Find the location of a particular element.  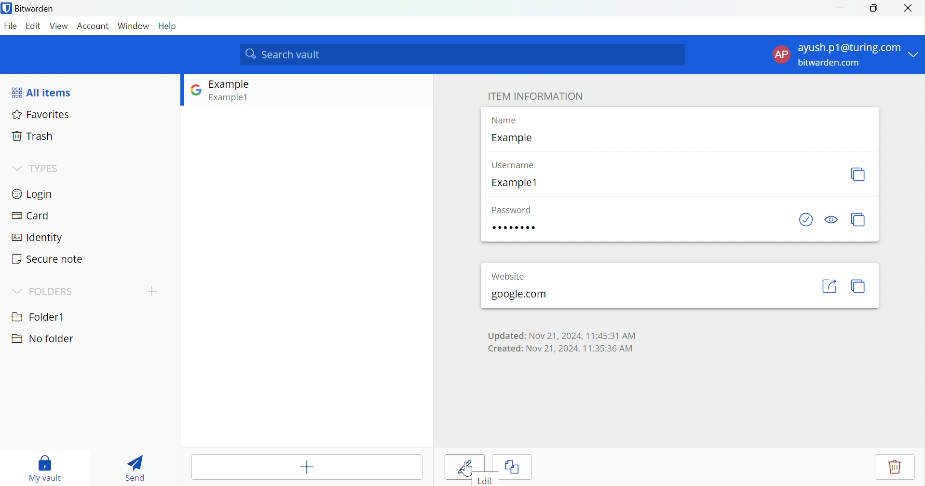

google.com is located at coordinates (518, 295).